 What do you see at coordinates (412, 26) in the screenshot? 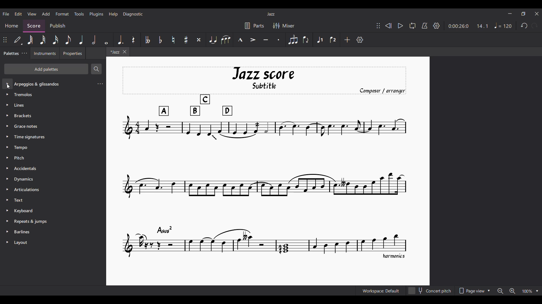
I see `Loop playback` at bounding box center [412, 26].